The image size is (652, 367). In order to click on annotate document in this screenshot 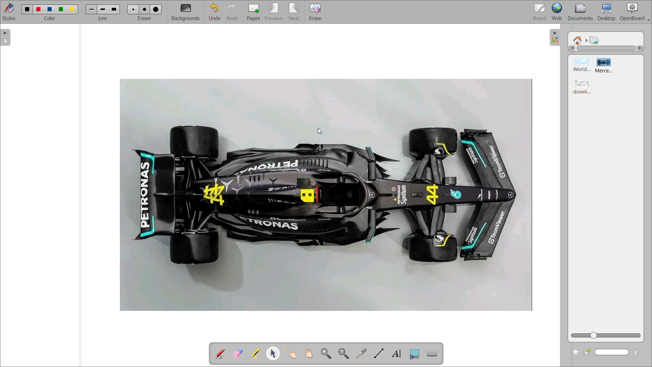, I will do `click(213, 355)`.